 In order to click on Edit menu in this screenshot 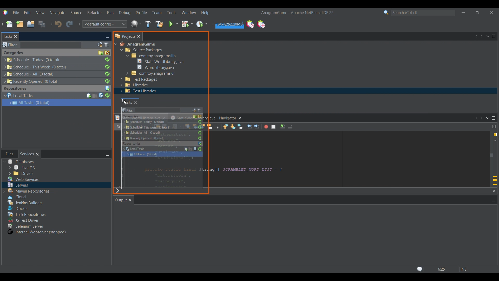, I will do `click(27, 12)`.